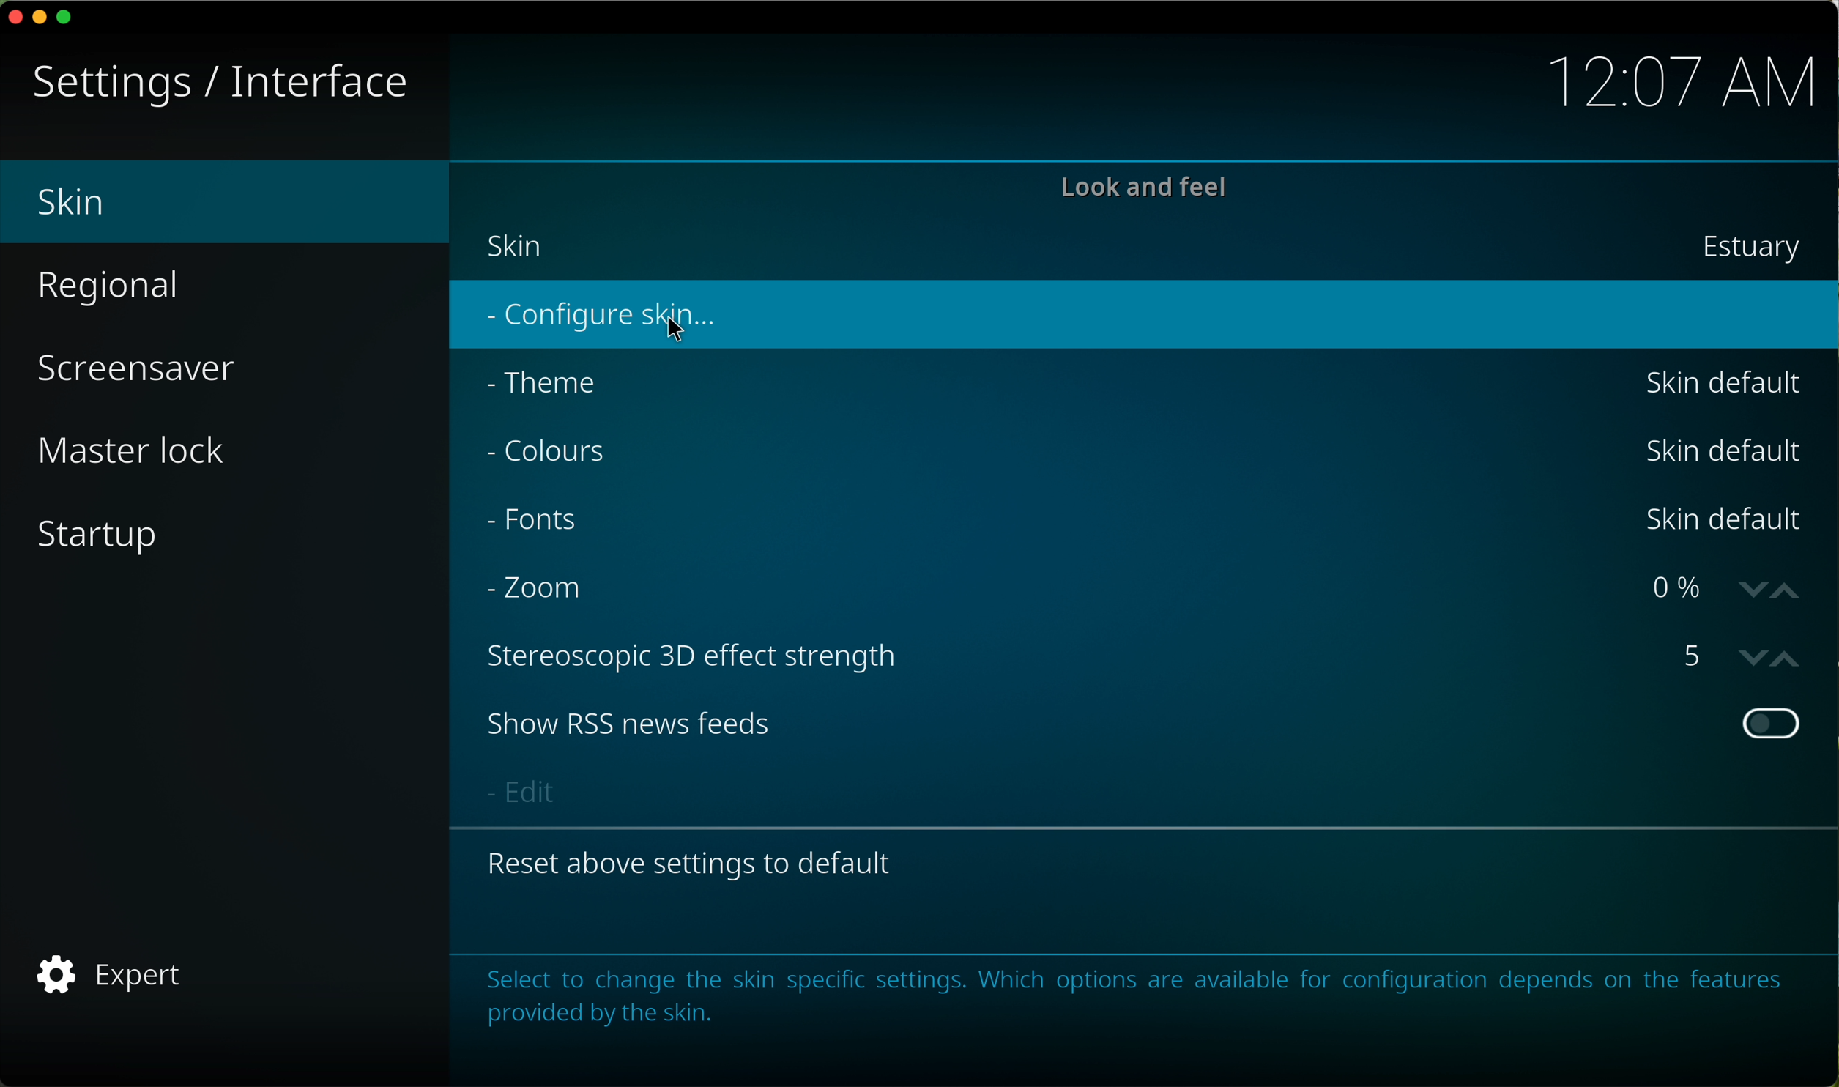 The image size is (1839, 1087). Describe the element at coordinates (220, 84) in the screenshot. I see `settings/interface` at that location.